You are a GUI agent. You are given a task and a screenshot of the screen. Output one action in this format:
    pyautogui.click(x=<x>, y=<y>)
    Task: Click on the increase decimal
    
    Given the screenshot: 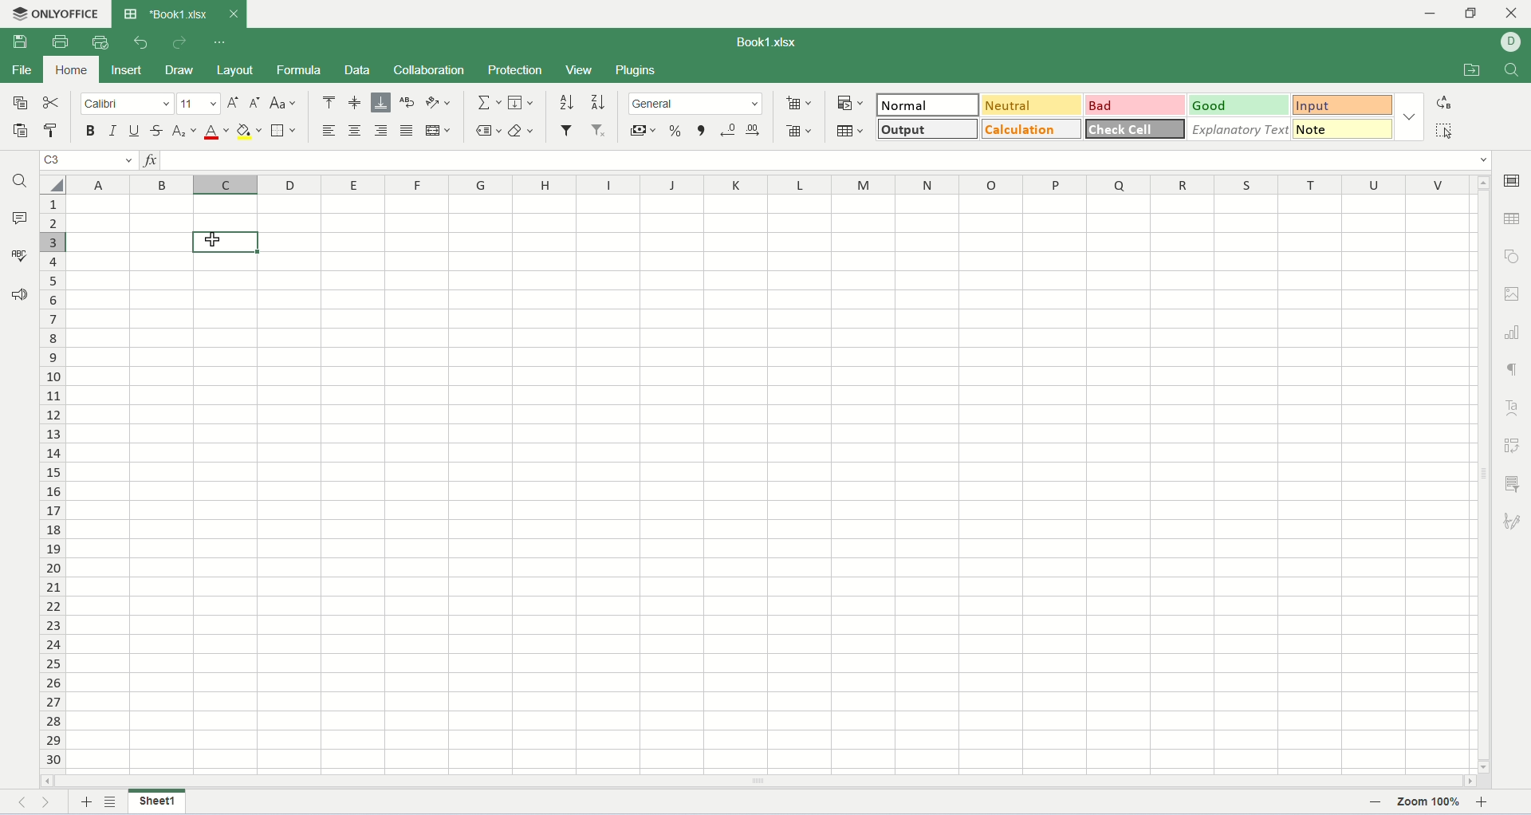 What is the action you would take?
    pyautogui.click(x=751, y=128)
    